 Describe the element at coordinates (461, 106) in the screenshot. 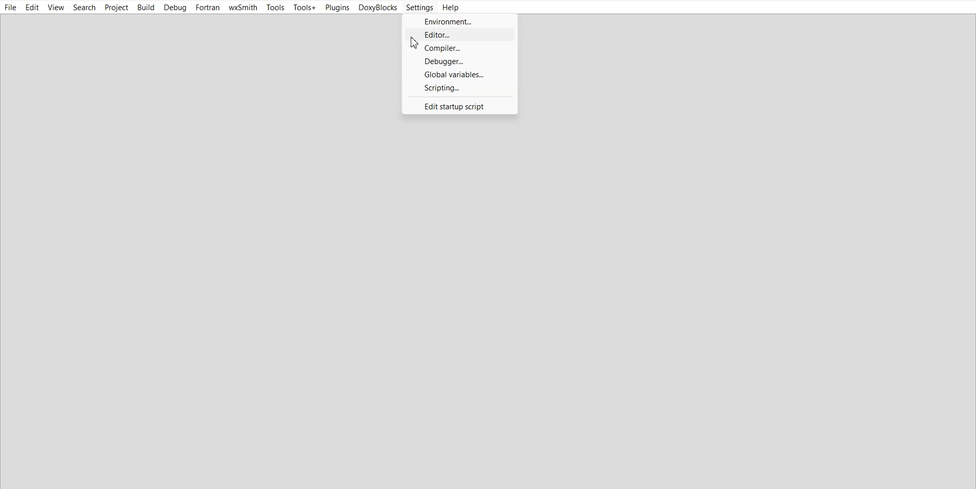

I see `Edit startup scripting` at that location.